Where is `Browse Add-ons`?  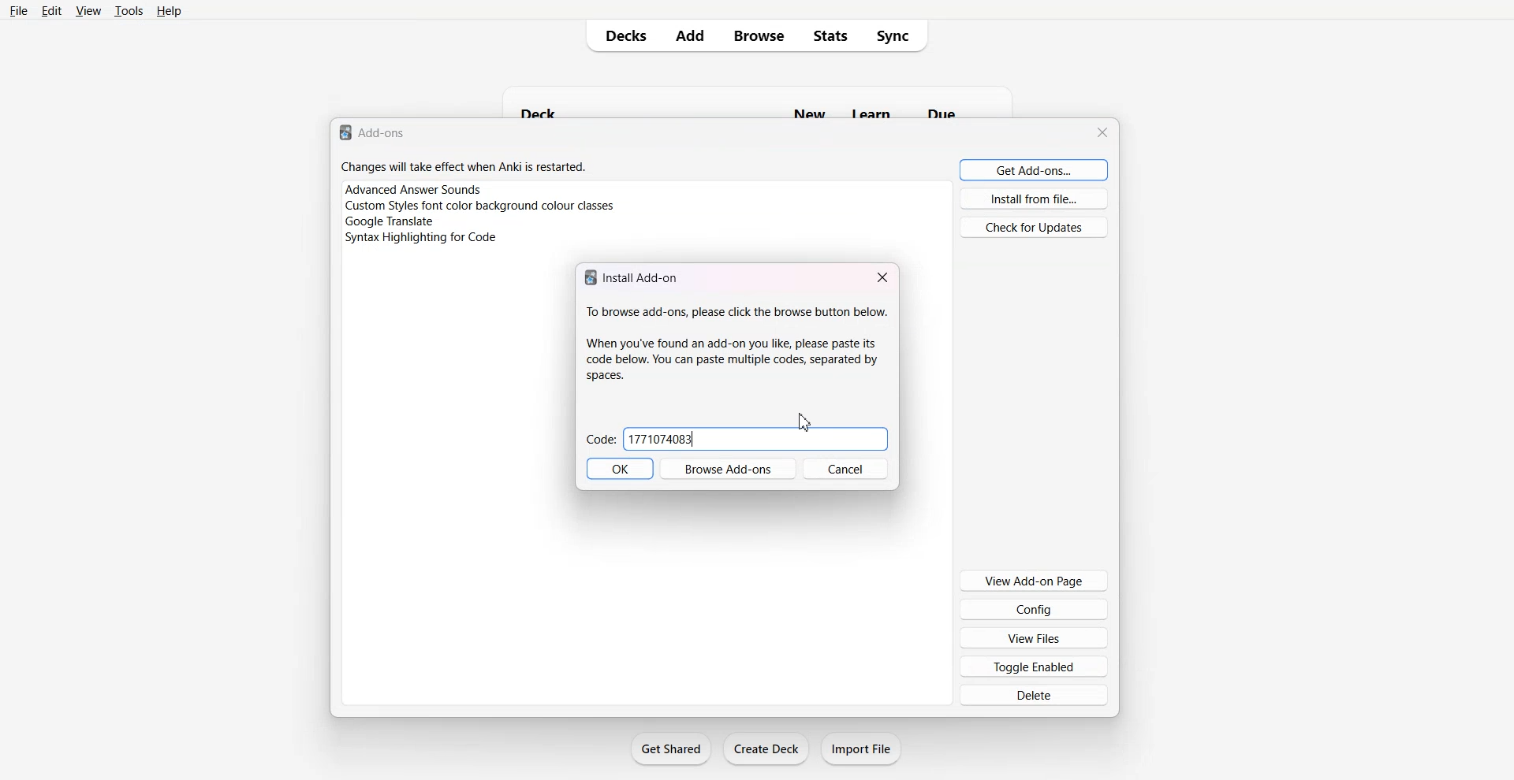 Browse Add-ons is located at coordinates (728, 469).